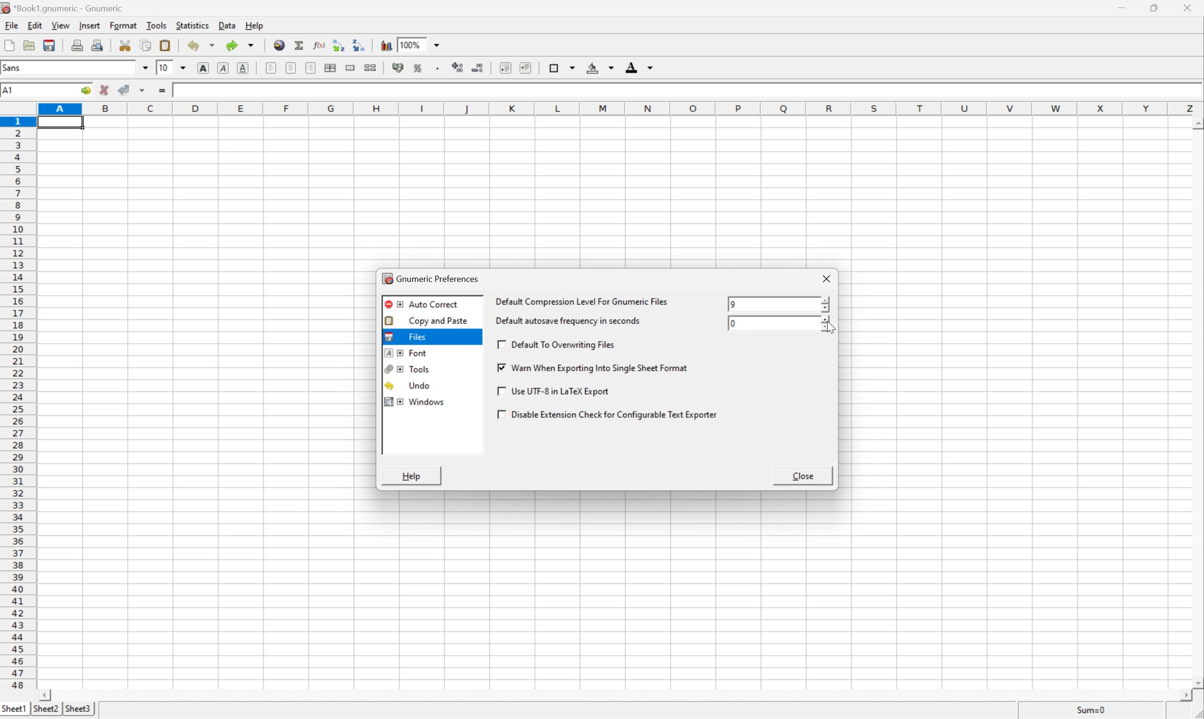 The width and height of the screenshot is (1204, 719). What do you see at coordinates (11, 25) in the screenshot?
I see `file` at bounding box center [11, 25].